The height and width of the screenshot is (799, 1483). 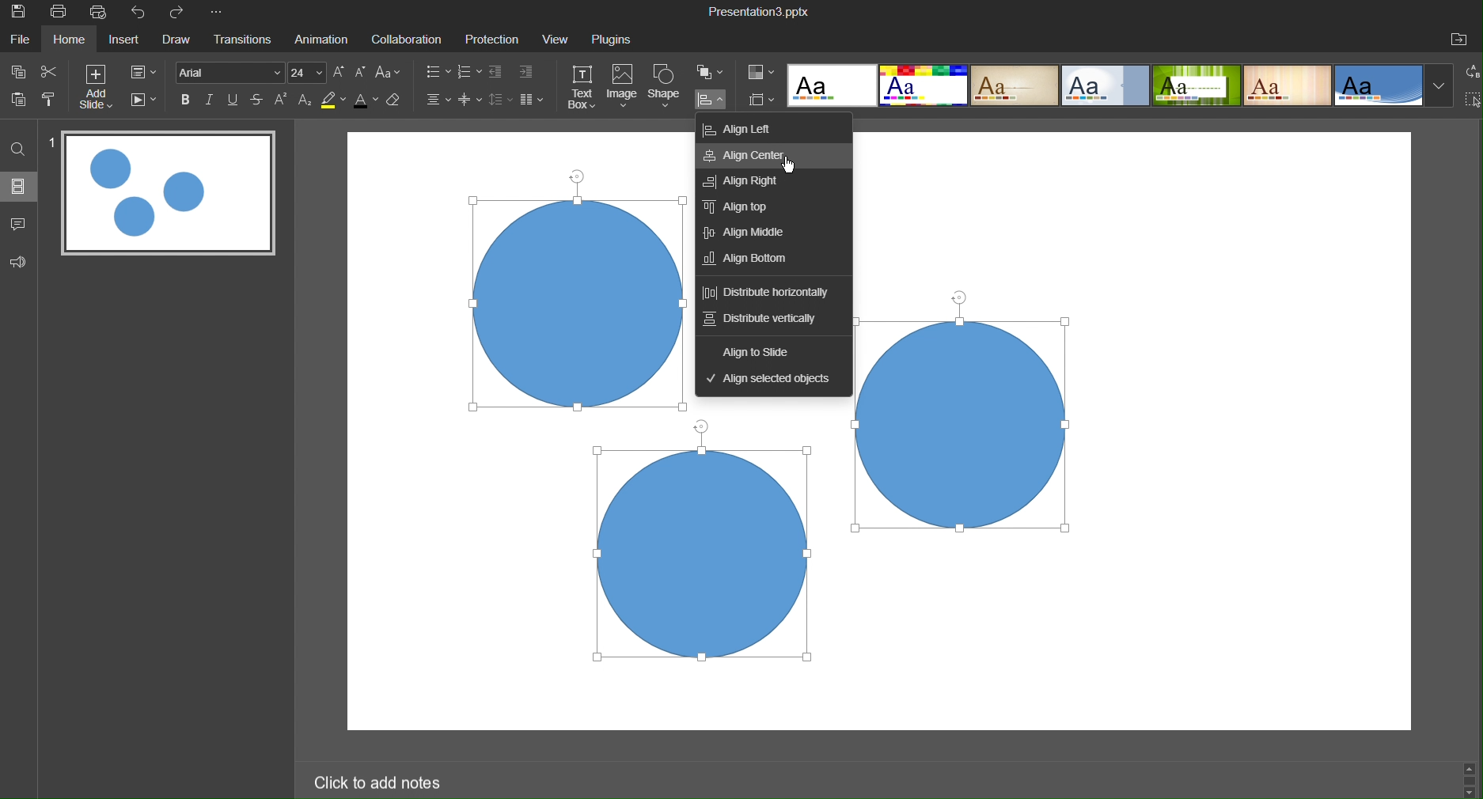 I want to click on Paste, so click(x=17, y=105).